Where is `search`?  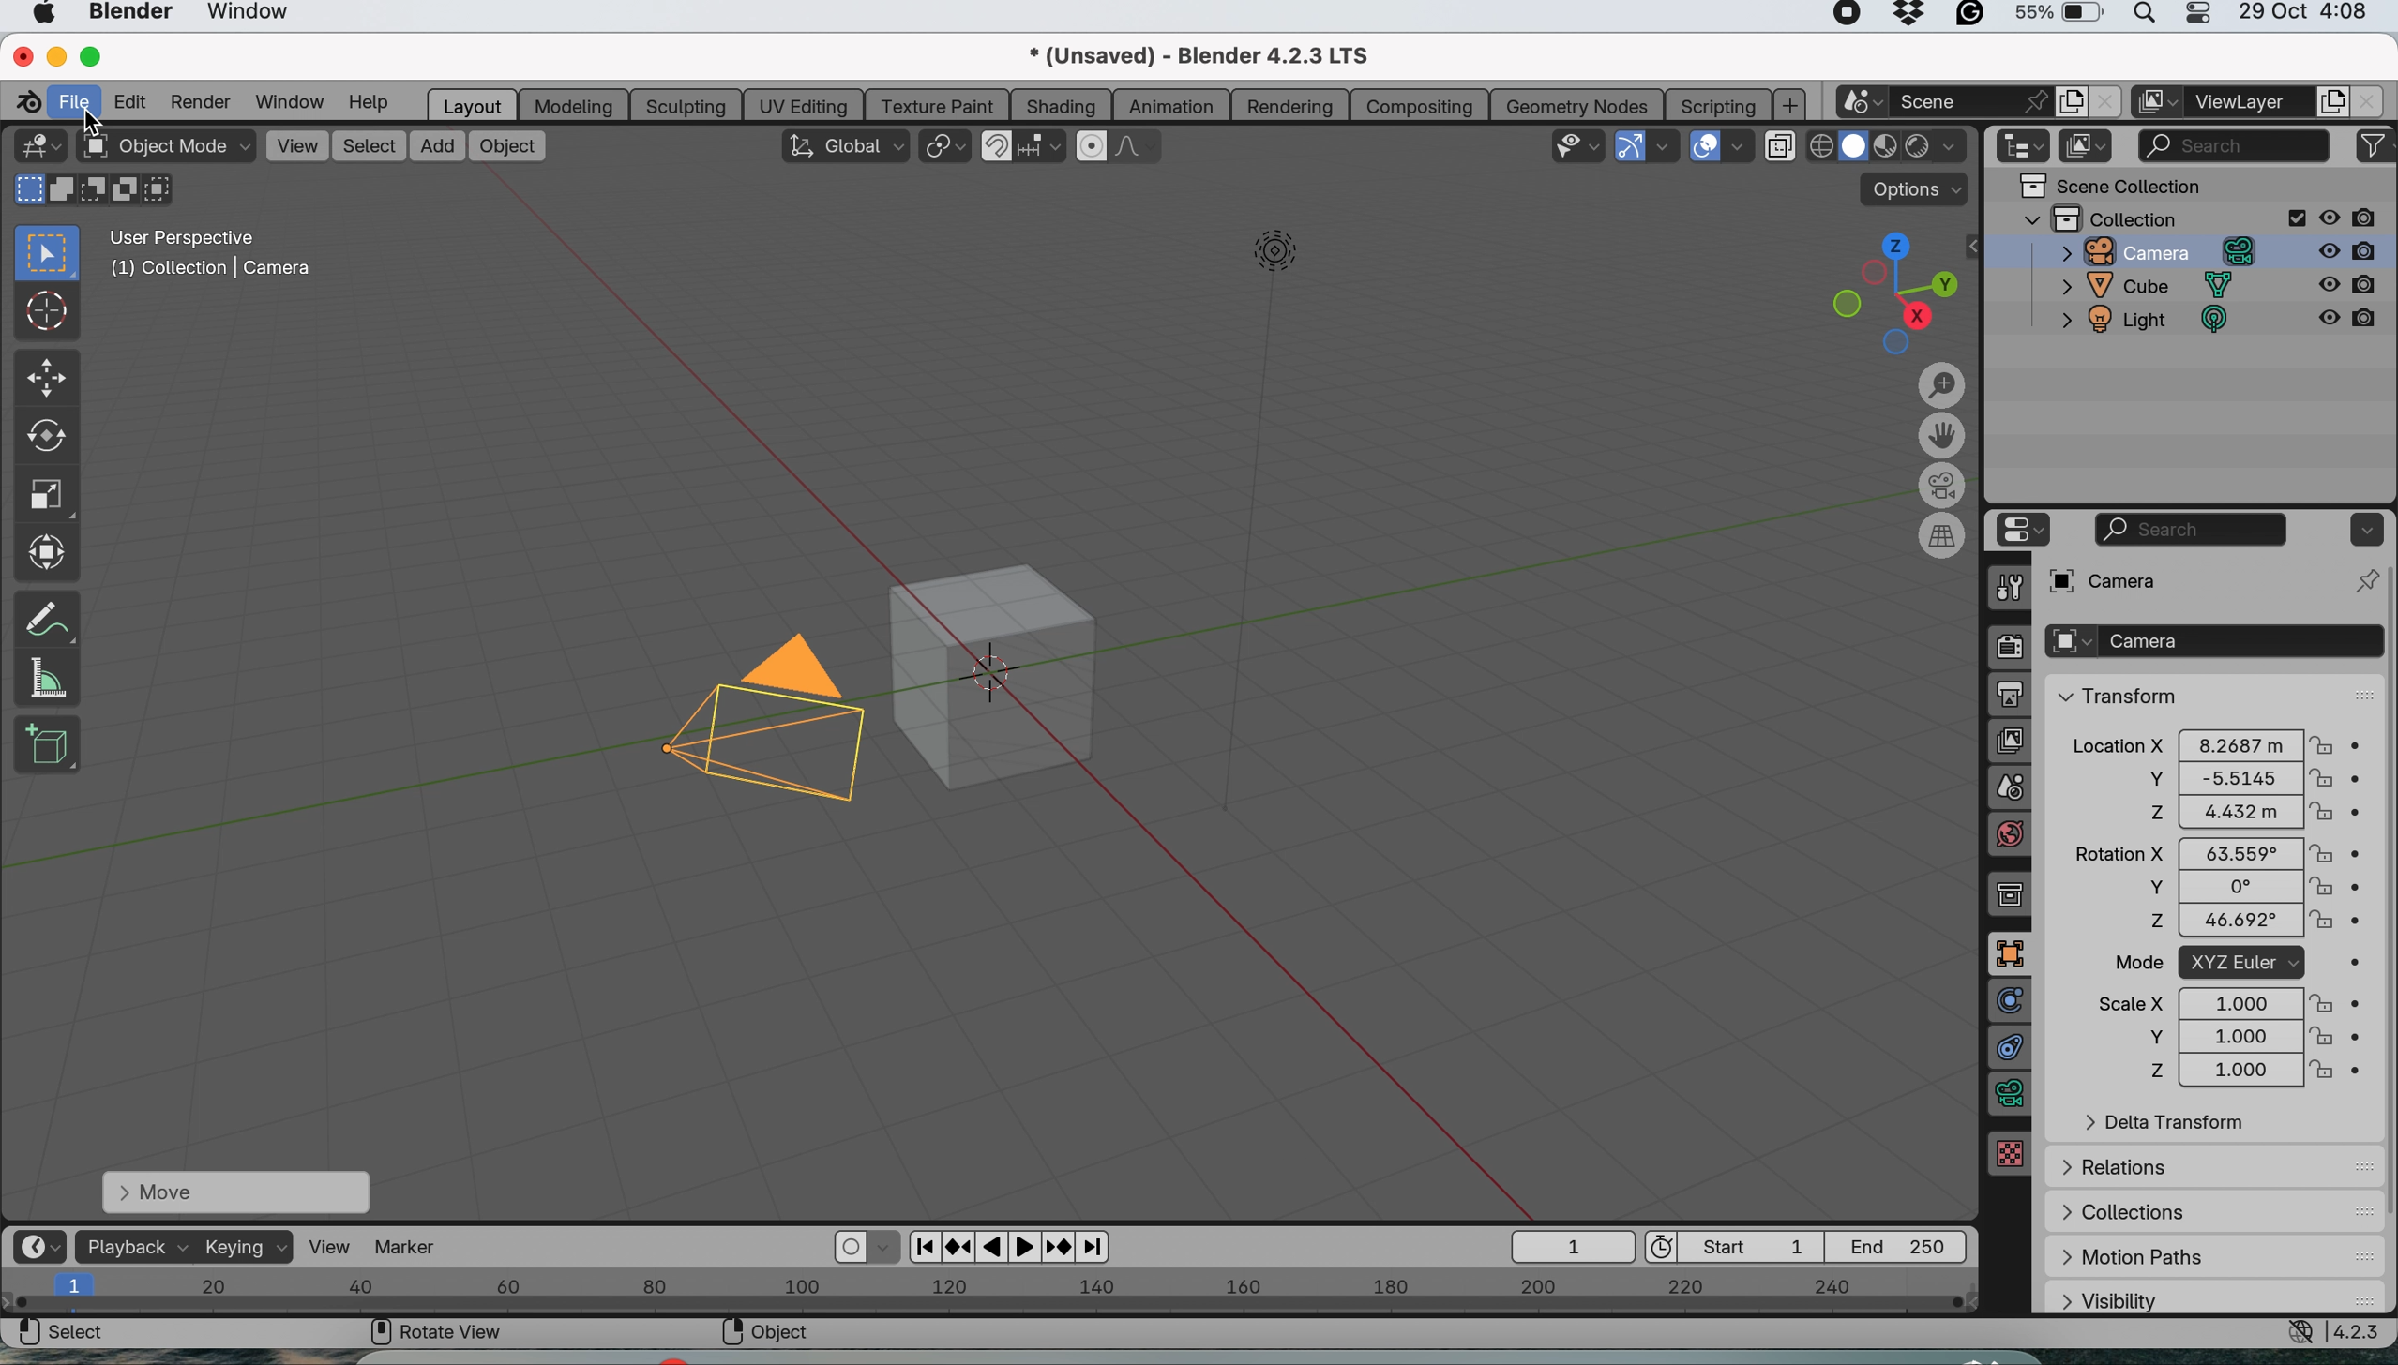
search is located at coordinates (2234, 142).